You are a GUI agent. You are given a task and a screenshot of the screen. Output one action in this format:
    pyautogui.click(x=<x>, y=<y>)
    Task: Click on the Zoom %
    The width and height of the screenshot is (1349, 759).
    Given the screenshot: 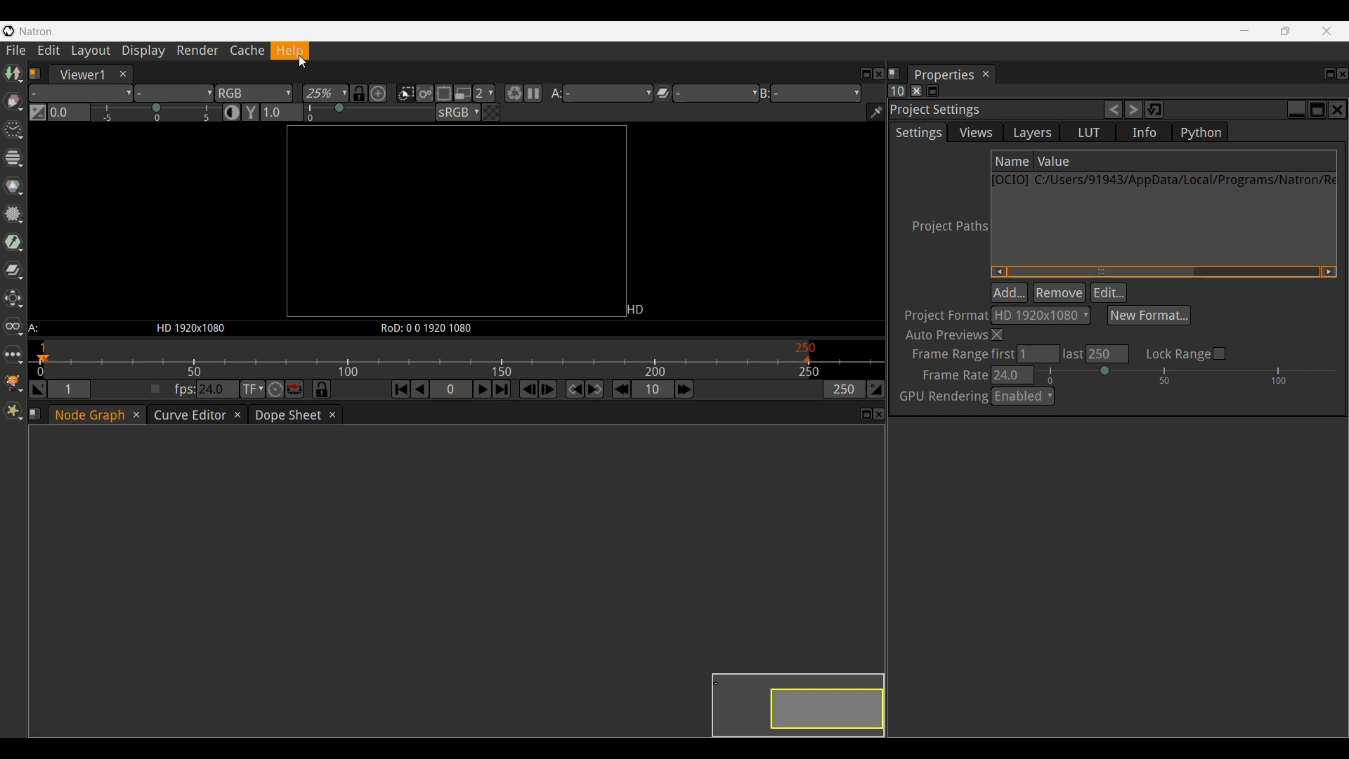 What is the action you would take?
    pyautogui.click(x=326, y=93)
    